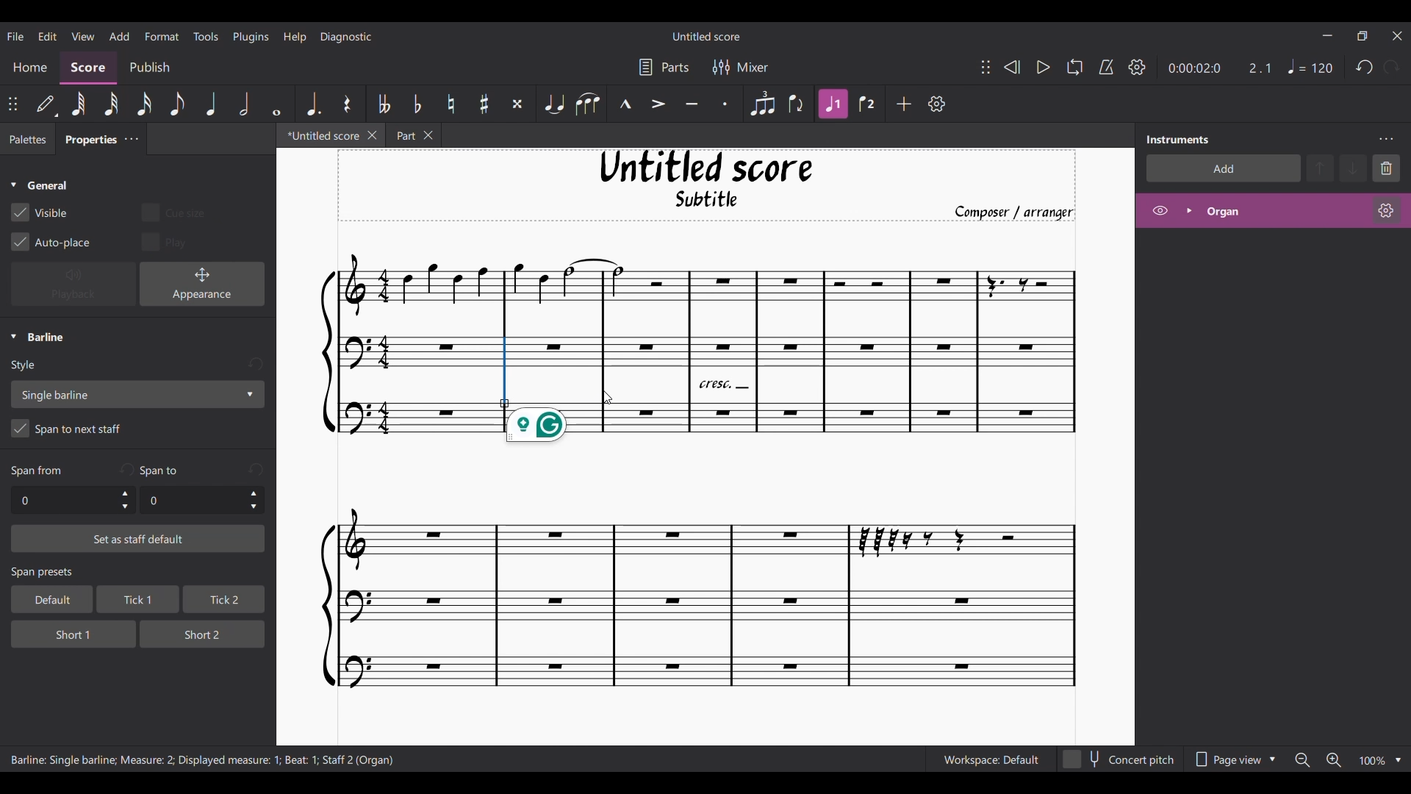 The width and height of the screenshot is (1411, 794). I want to click on Composer/arranger, so click(1021, 212).